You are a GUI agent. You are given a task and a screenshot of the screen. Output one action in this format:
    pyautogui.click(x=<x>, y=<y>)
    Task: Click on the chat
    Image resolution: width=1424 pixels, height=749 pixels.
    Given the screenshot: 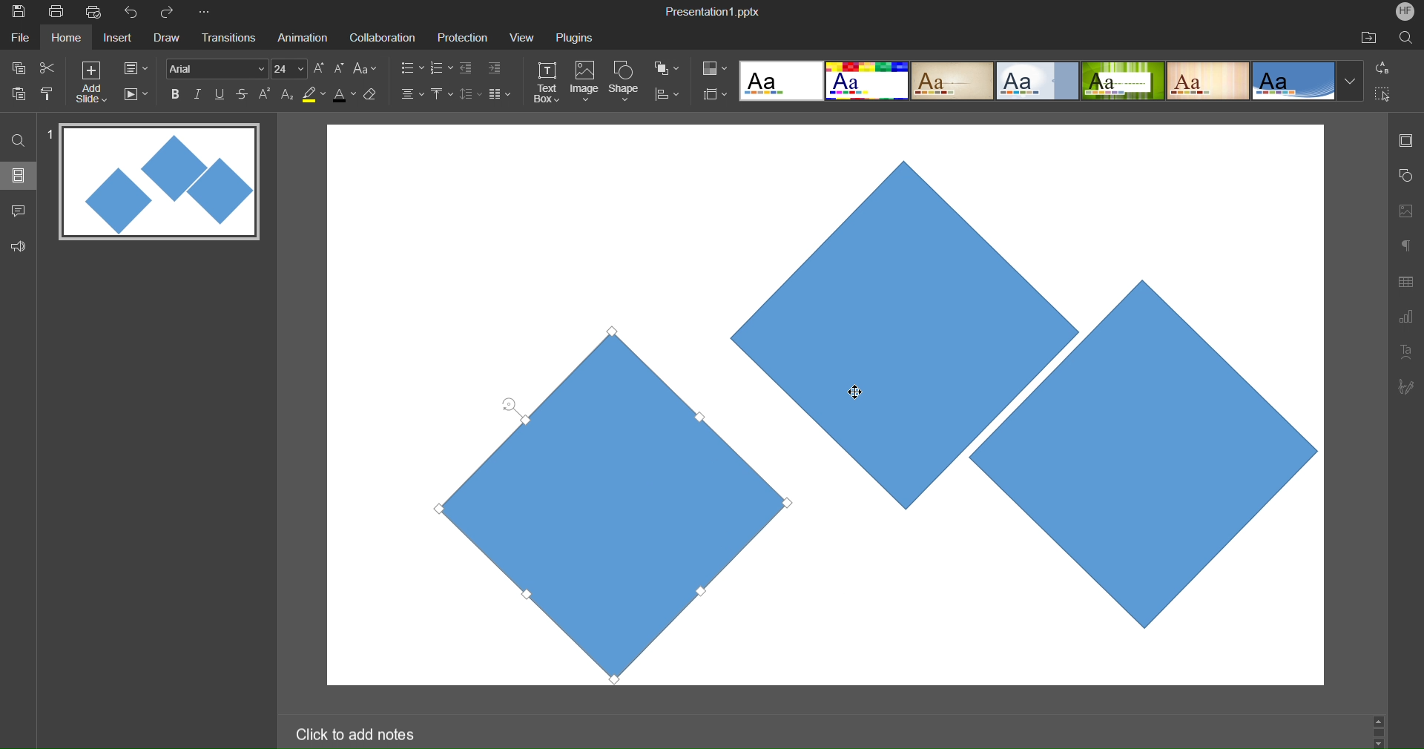 What is the action you would take?
    pyautogui.click(x=20, y=208)
    